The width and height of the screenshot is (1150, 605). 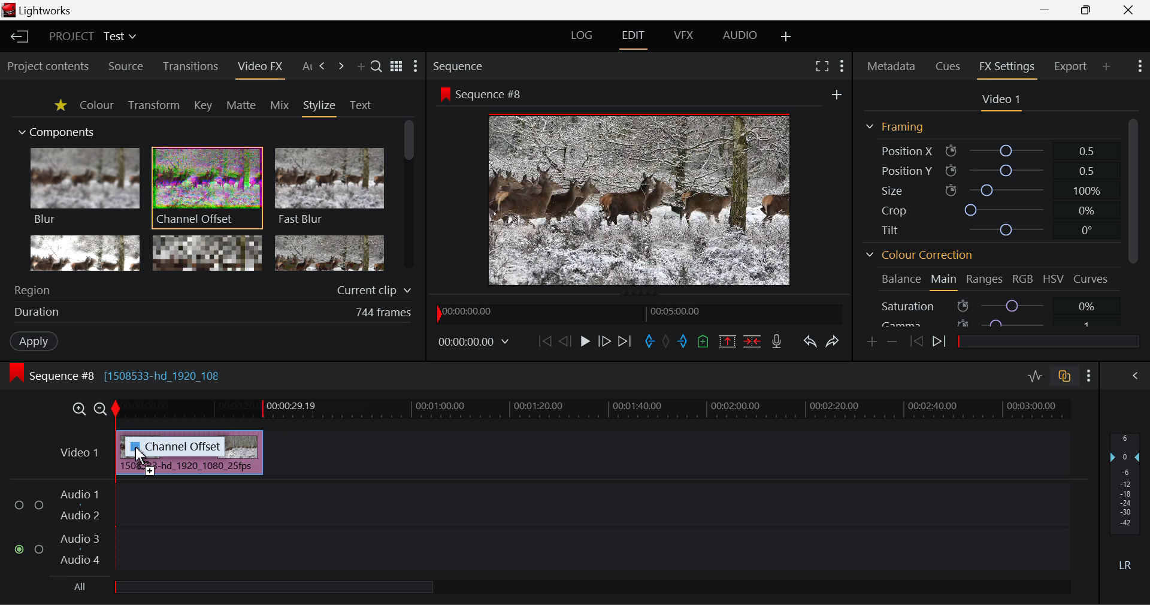 I want to click on To End, so click(x=628, y=342).